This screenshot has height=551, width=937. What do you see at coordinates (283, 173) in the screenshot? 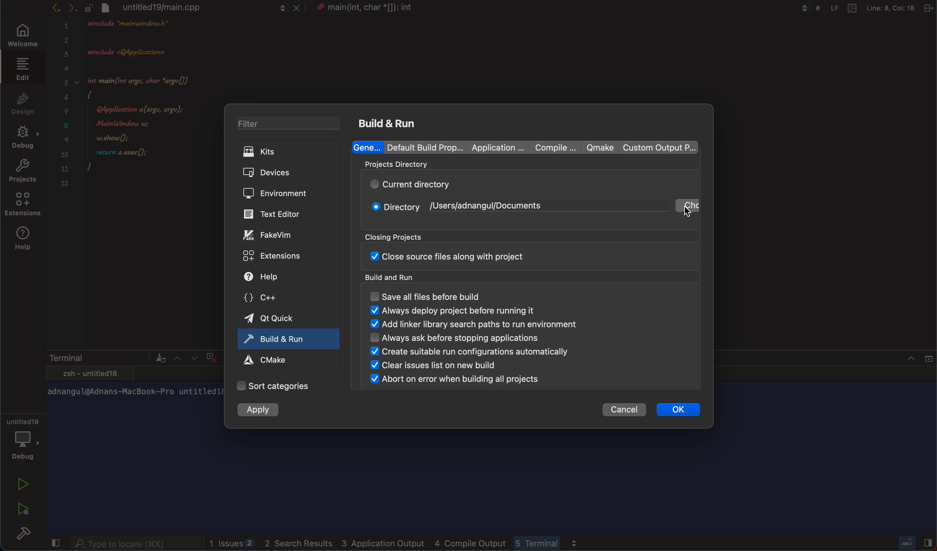
I see `devices` at bounding box center [283, 173].